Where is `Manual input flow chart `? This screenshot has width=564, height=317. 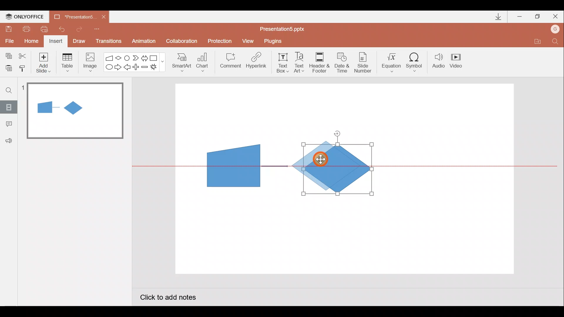
Manual input flow chart  is located at coordinates (232, 165).